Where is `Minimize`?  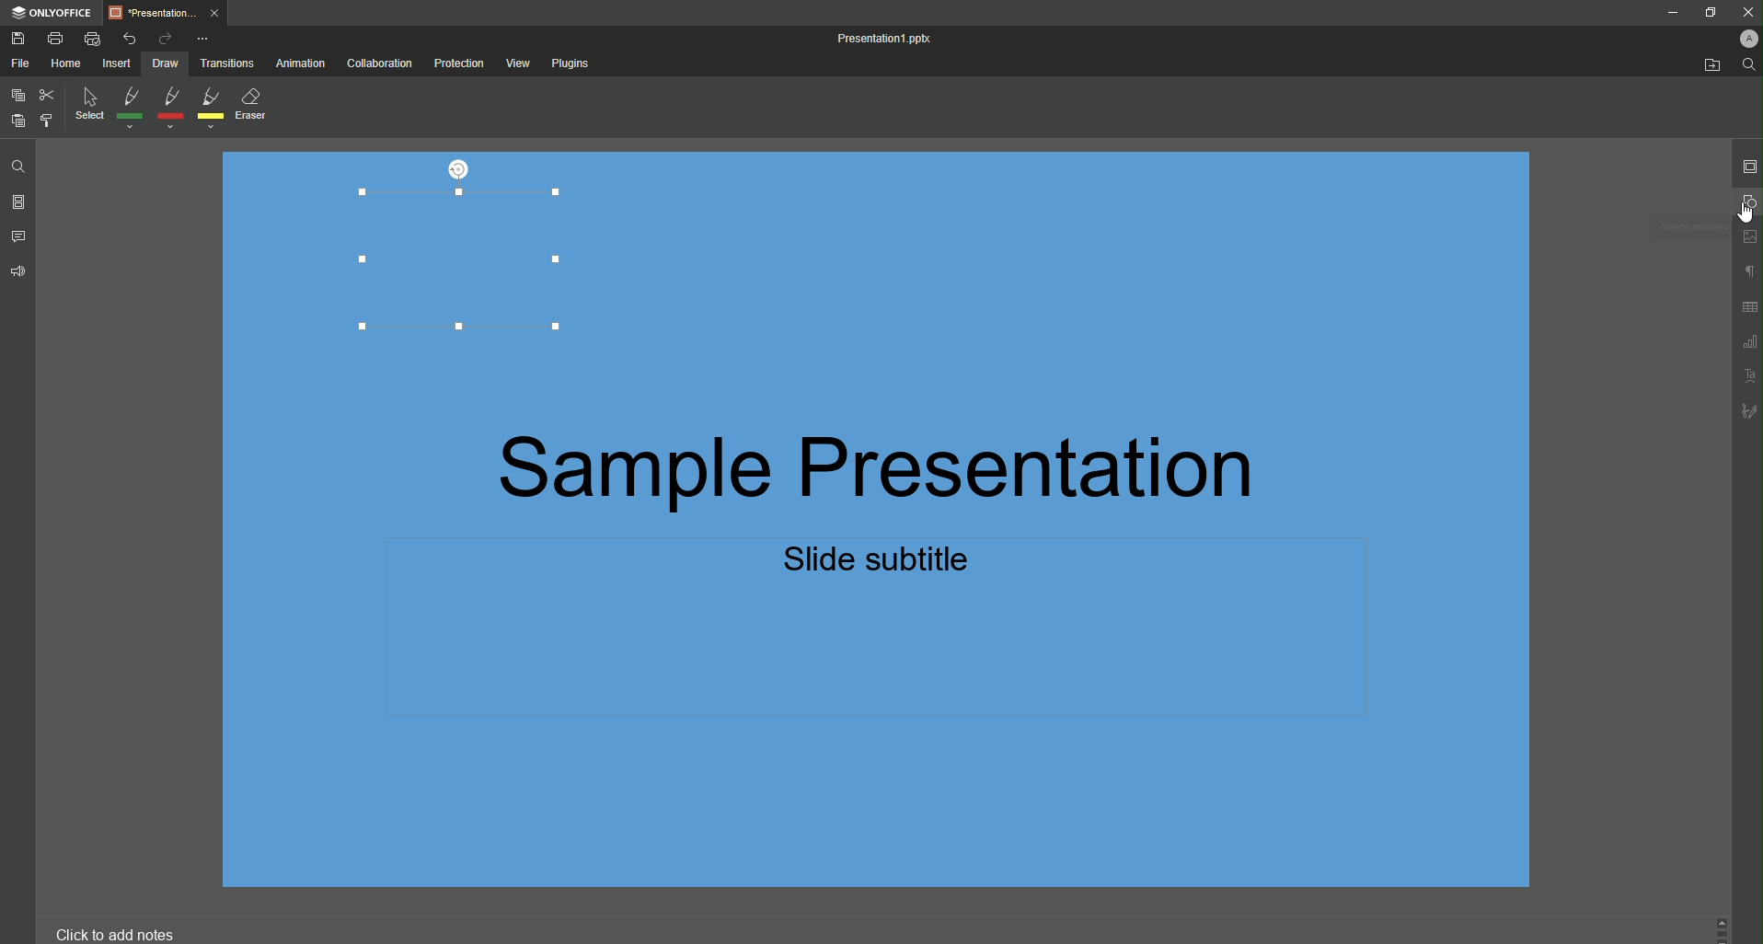
Minimize is located at coordinates (1672, 13).